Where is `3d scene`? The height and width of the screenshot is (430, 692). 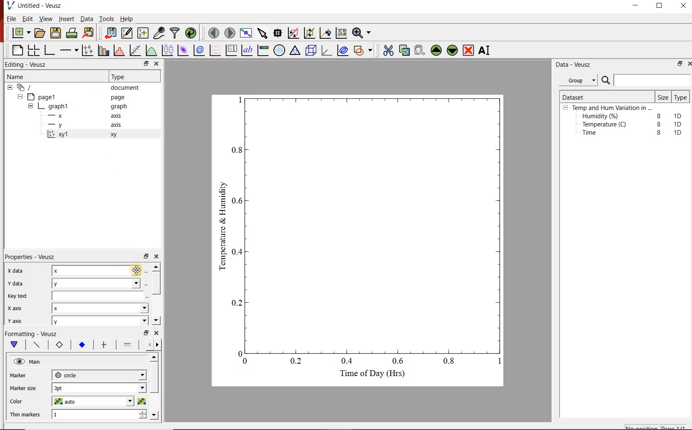
3d scene is located at coordinates (311, 51).